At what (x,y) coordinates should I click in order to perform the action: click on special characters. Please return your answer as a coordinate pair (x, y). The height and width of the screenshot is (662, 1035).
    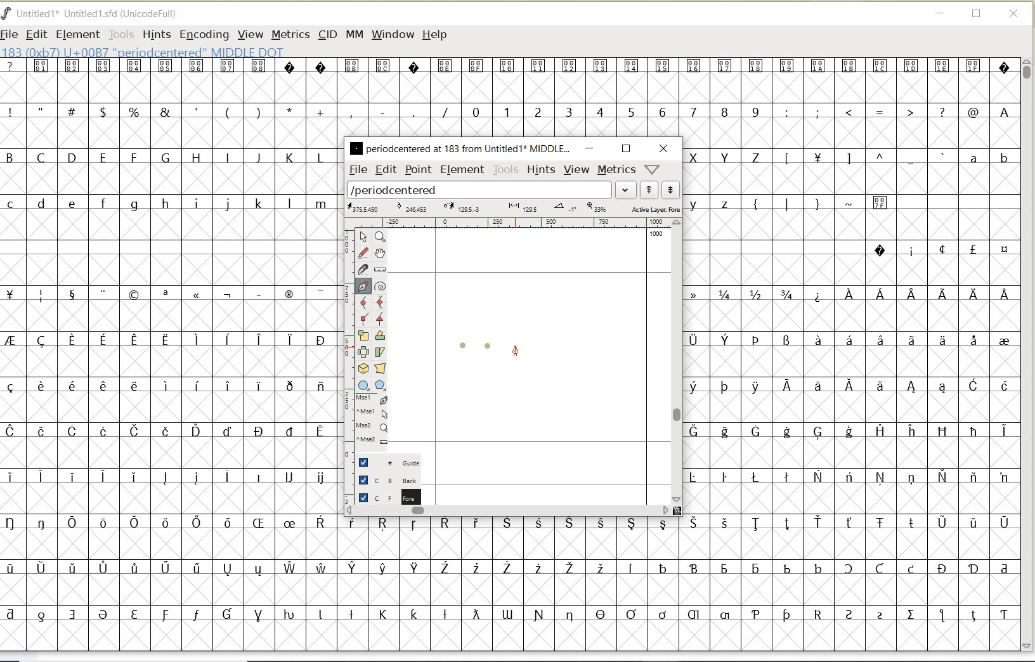
    Looking at the image, I should click on (941, 249).